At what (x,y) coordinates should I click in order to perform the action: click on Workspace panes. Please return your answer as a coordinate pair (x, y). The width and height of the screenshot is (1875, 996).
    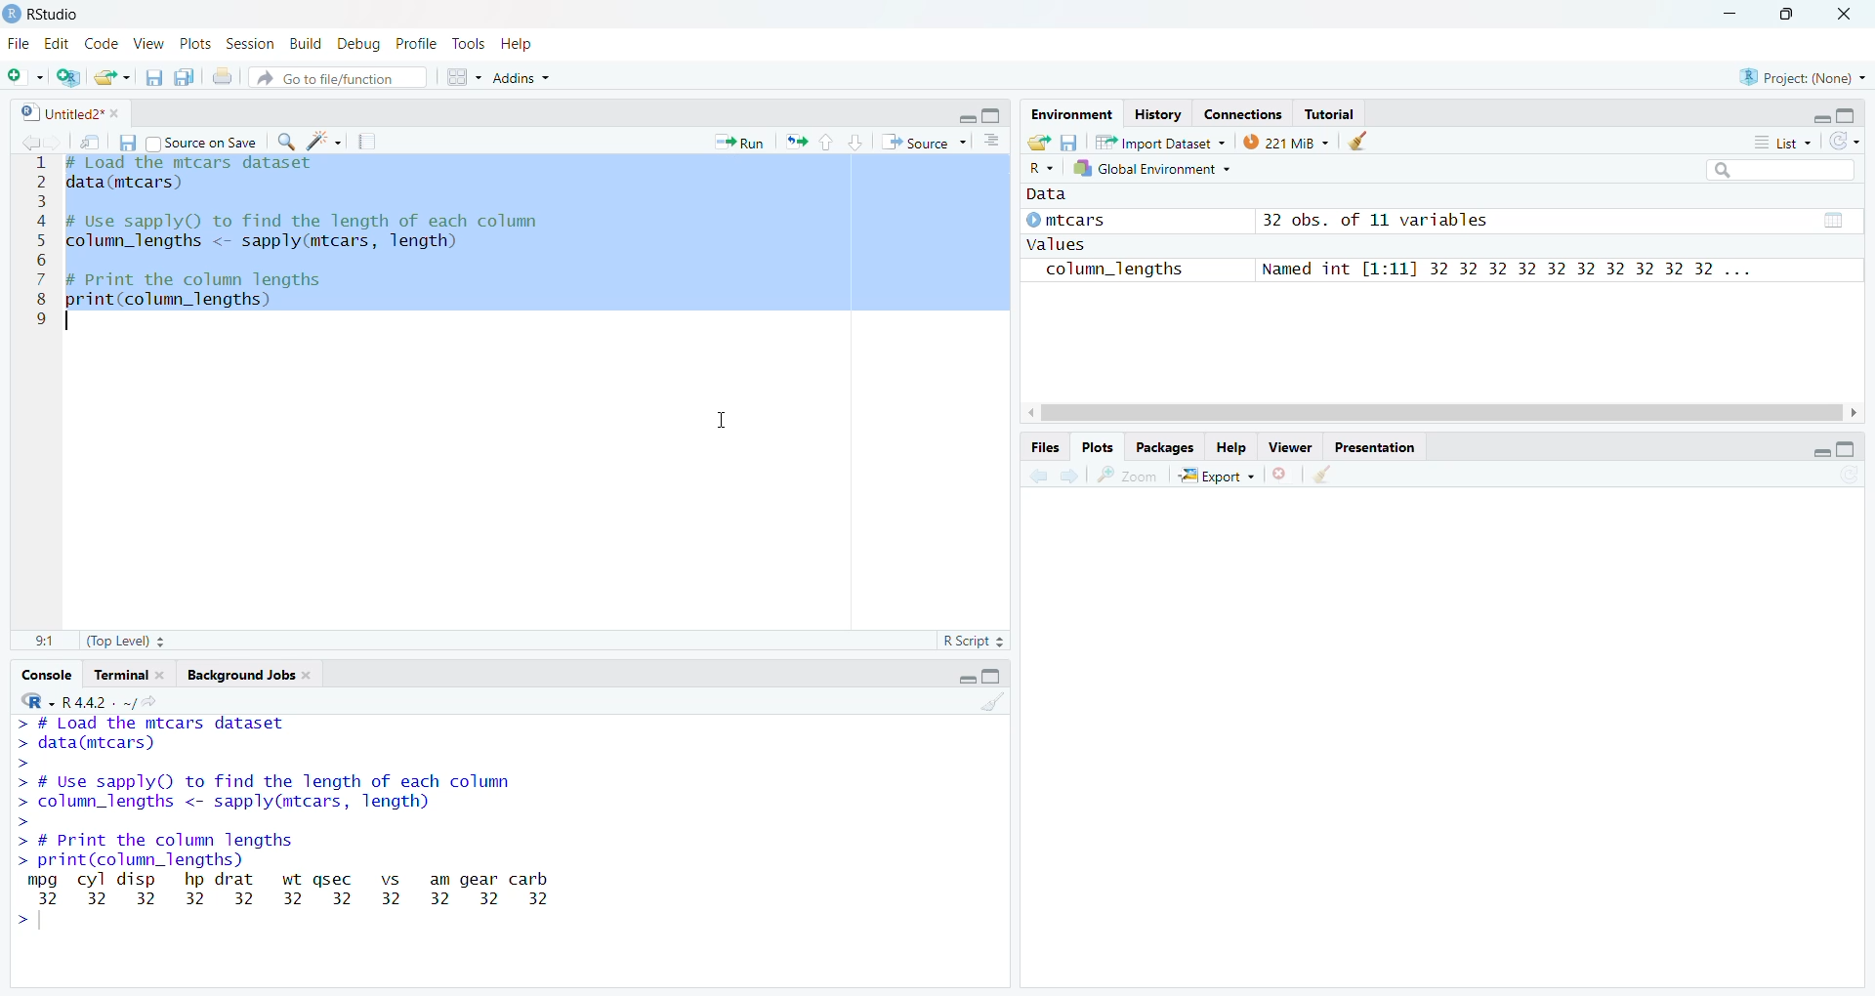
    Looking at the image, I should click on (460, 76).